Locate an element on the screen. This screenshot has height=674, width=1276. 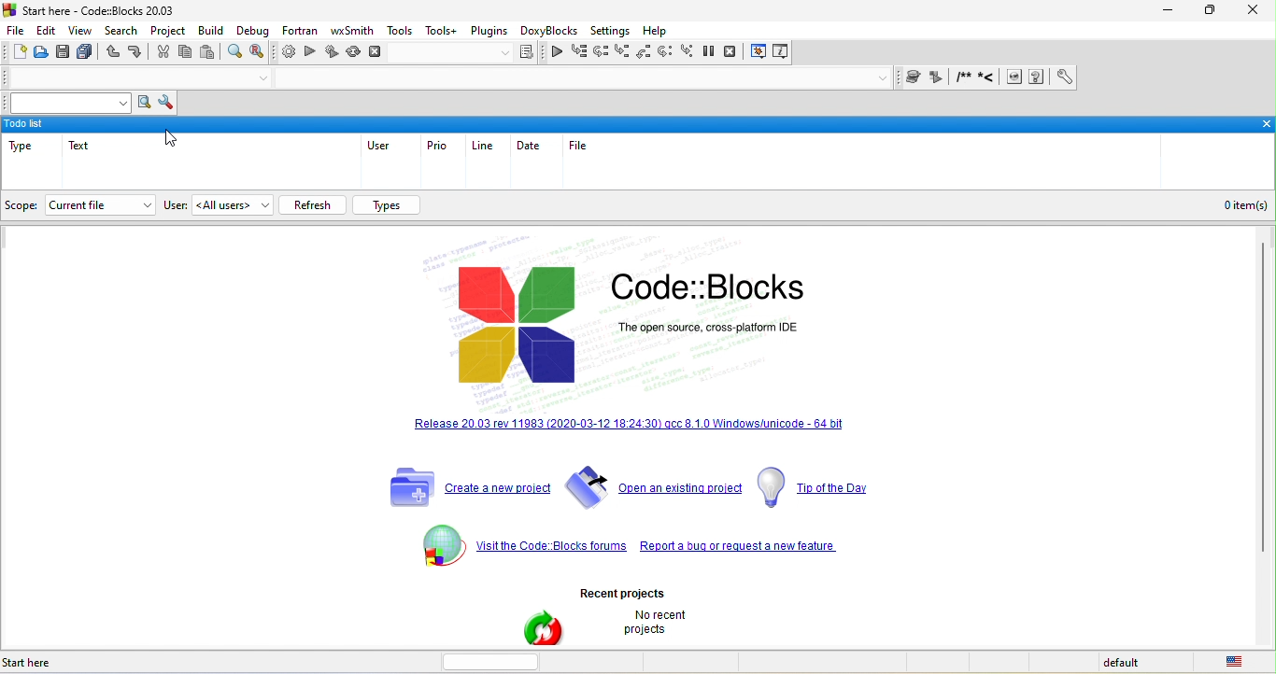
no recent projects  is located at coordinates (659, 626).